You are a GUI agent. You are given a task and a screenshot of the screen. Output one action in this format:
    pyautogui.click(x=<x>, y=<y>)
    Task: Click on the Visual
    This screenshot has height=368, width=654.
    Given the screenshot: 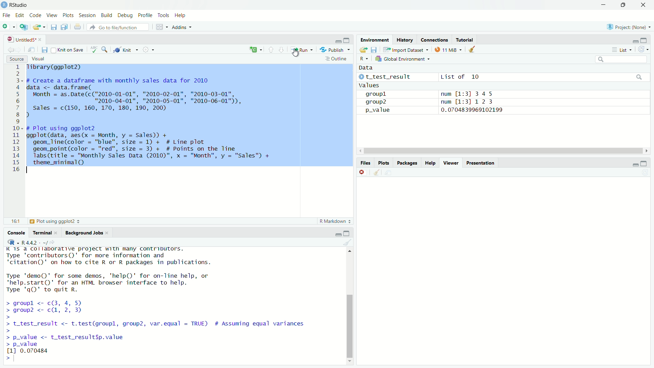 What is the action you would take?
    pyautogui.click(x=39, y=58)
    